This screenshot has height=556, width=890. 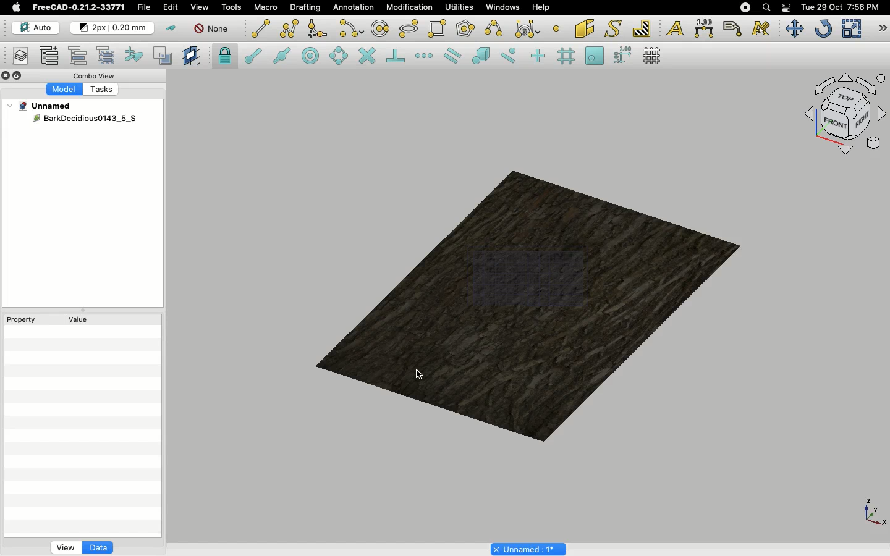 I want to click on Snap center, so click(x=314, y=55).